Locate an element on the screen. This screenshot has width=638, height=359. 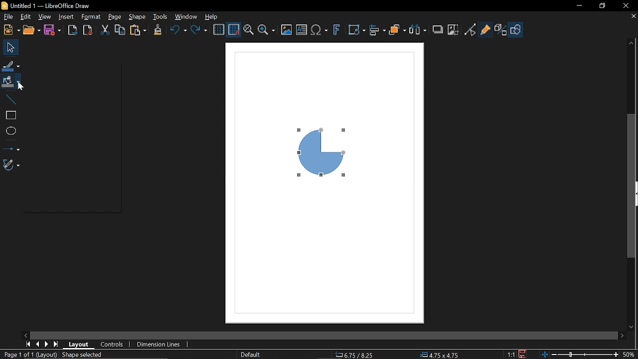
Layout is located at coordinates (79, 345).